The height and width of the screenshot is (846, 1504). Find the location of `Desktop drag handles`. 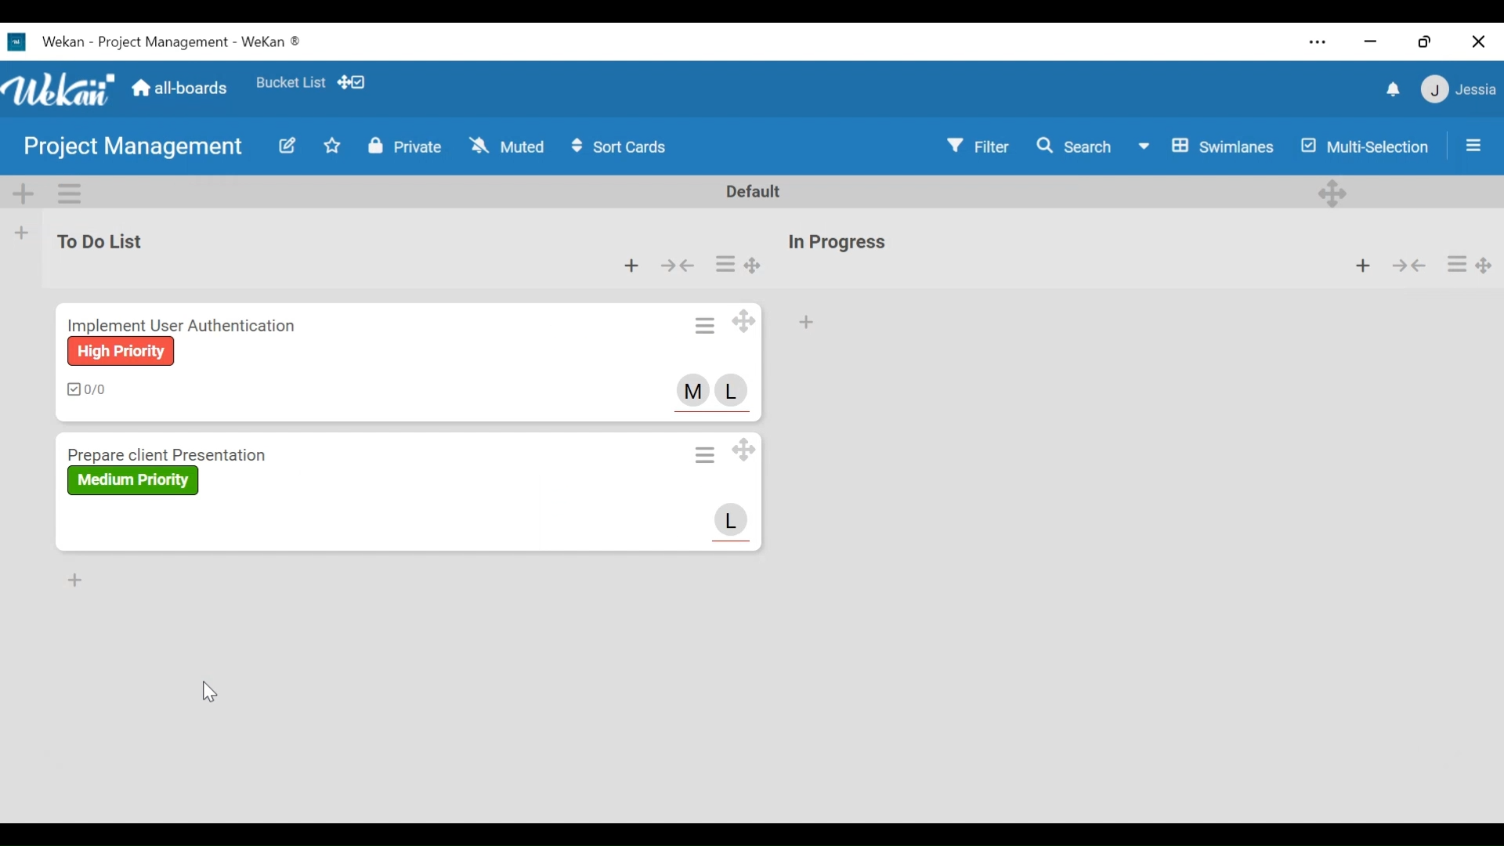

Desktop drag handles is located at coordinates (1332, 193).